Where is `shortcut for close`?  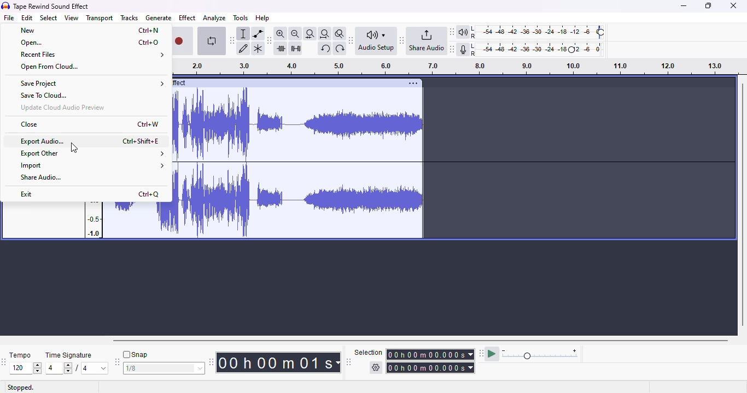 shortcut for close is located at coordinates (148, 124).